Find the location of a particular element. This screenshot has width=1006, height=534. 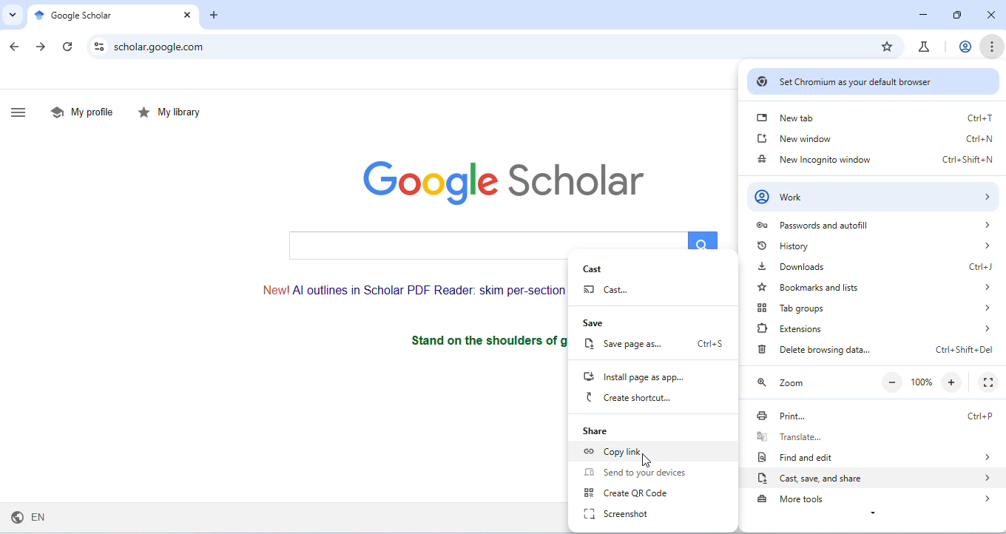

site settings is located at coordinates (101, 46).